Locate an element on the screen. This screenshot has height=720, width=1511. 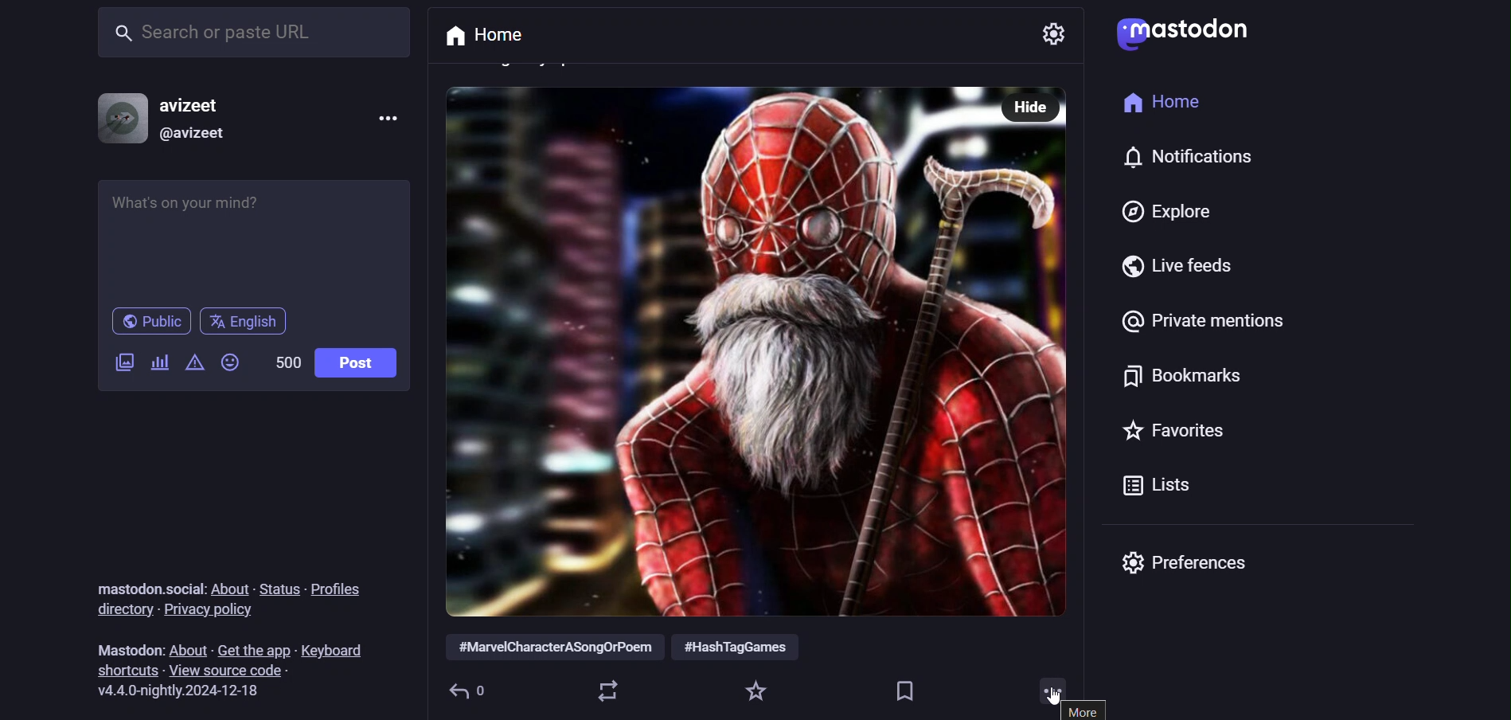
emojis is located at coordinates (232, 365).